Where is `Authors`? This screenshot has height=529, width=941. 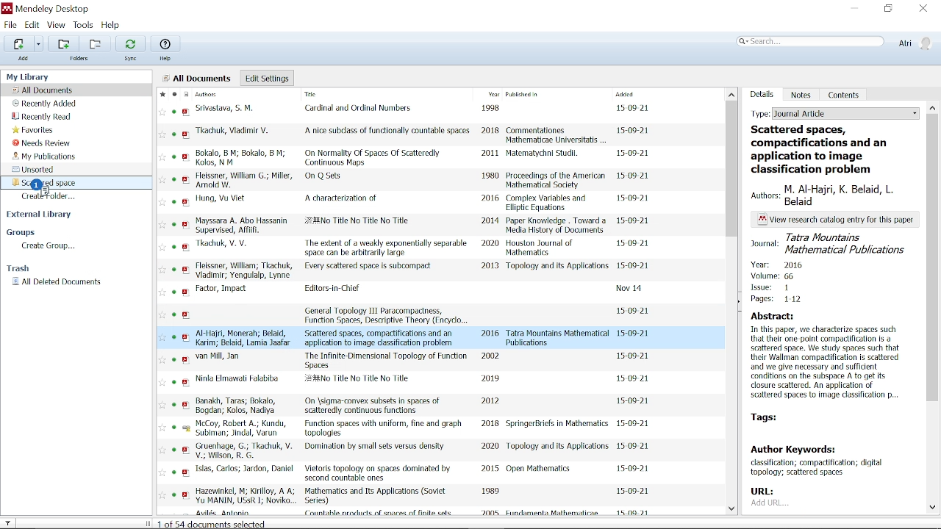 Authors is located at coordinates (218, 94).